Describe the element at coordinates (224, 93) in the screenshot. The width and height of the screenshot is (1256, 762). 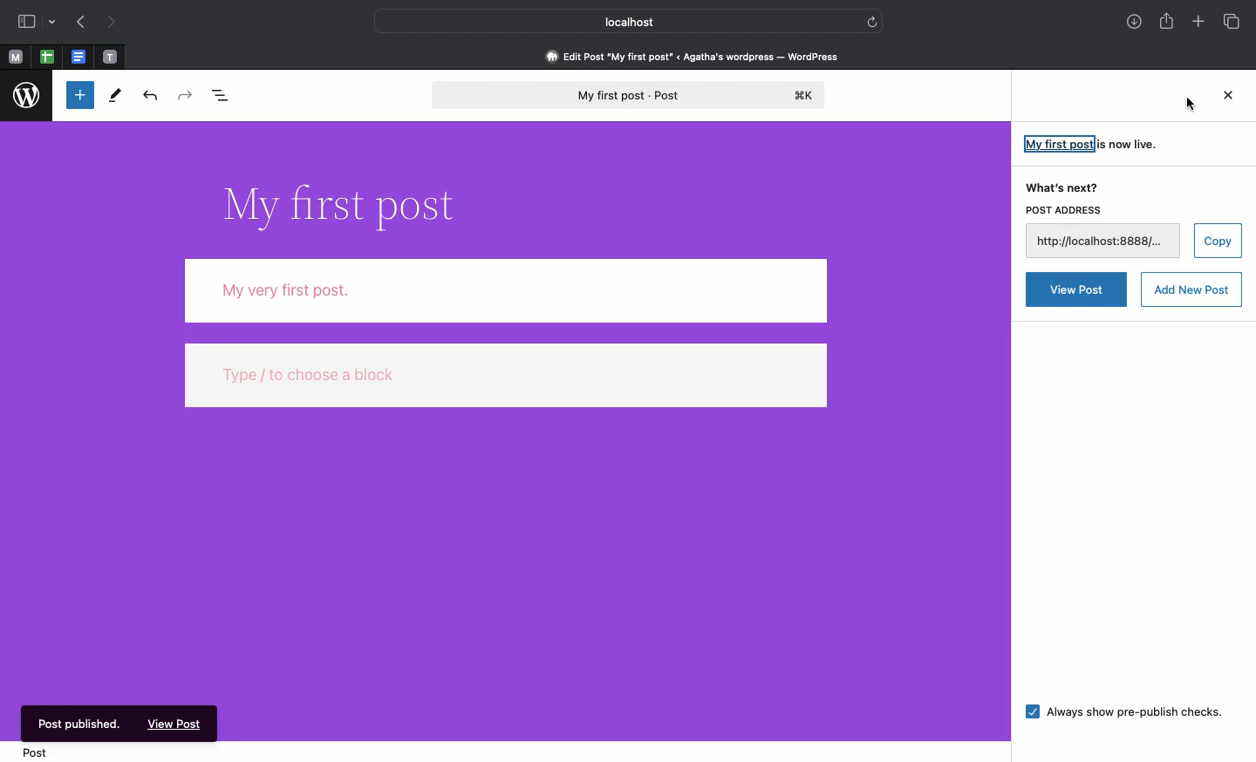
I see `Document overview` at that location.